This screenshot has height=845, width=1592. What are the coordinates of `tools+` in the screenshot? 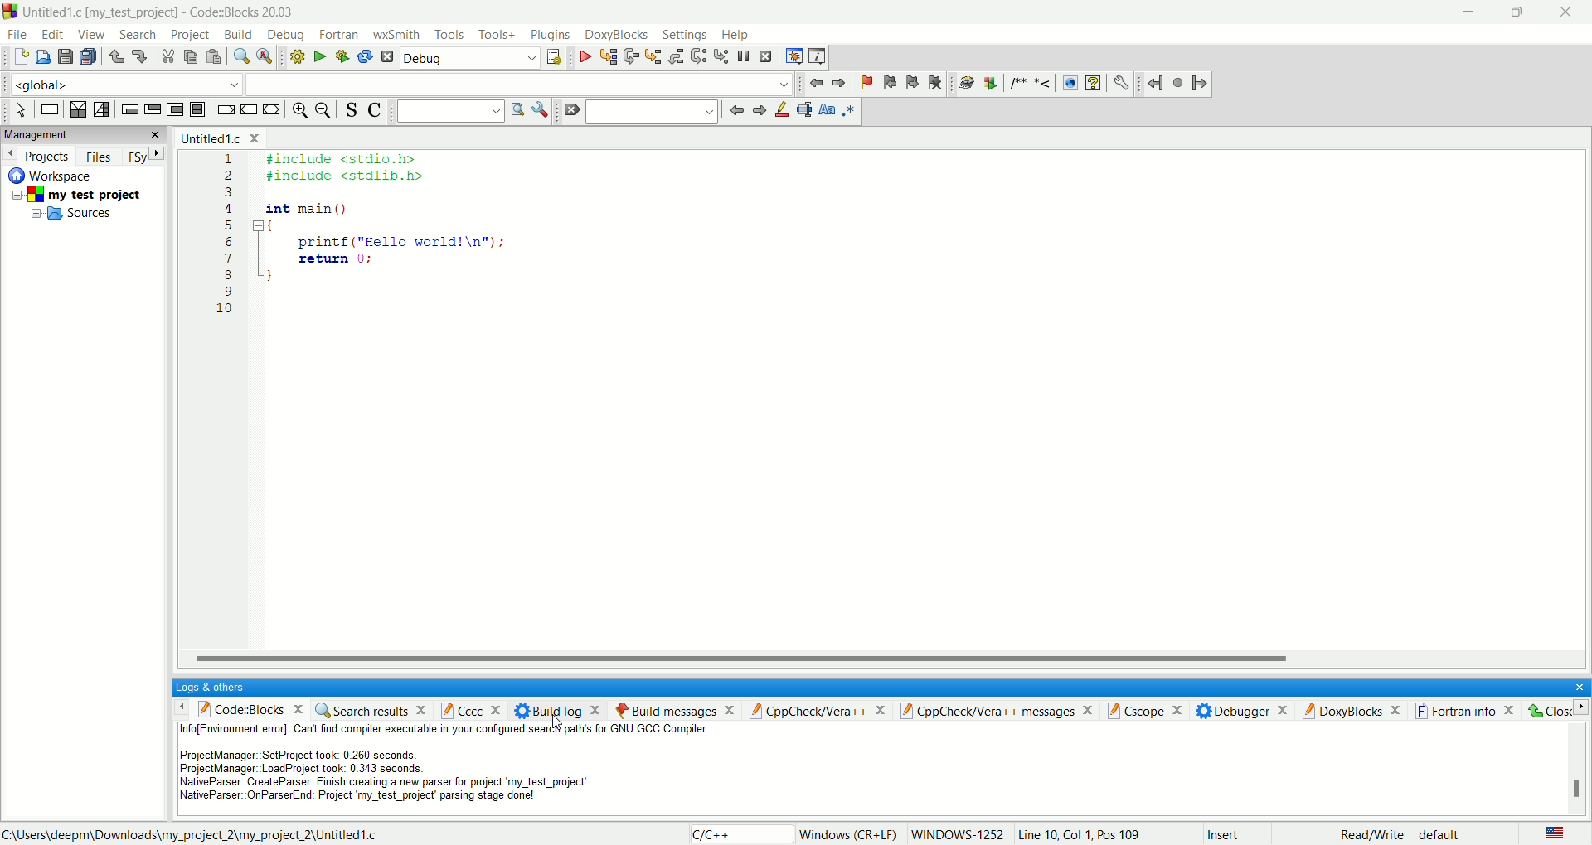 It's located at (495, 34).